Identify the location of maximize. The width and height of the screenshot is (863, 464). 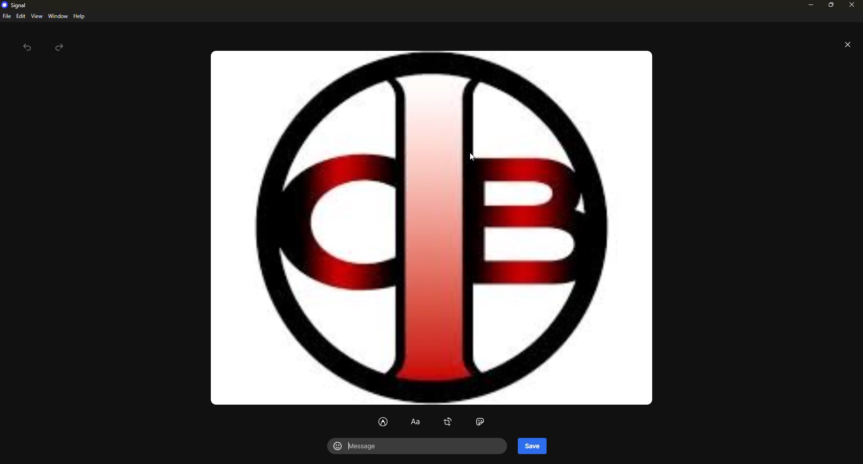
(830, 7).